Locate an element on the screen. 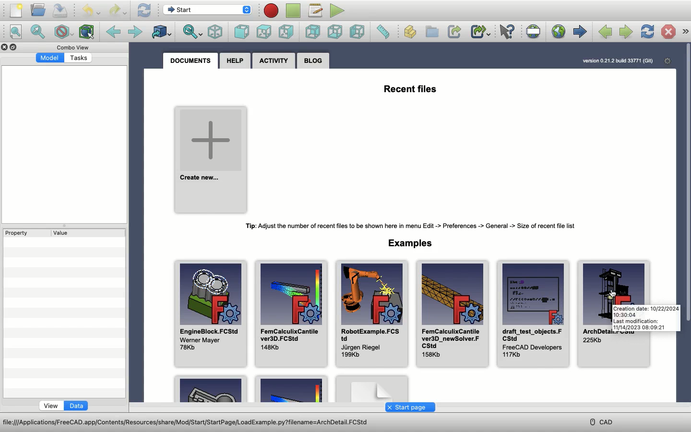  Left is located at coordinates (356, 32).